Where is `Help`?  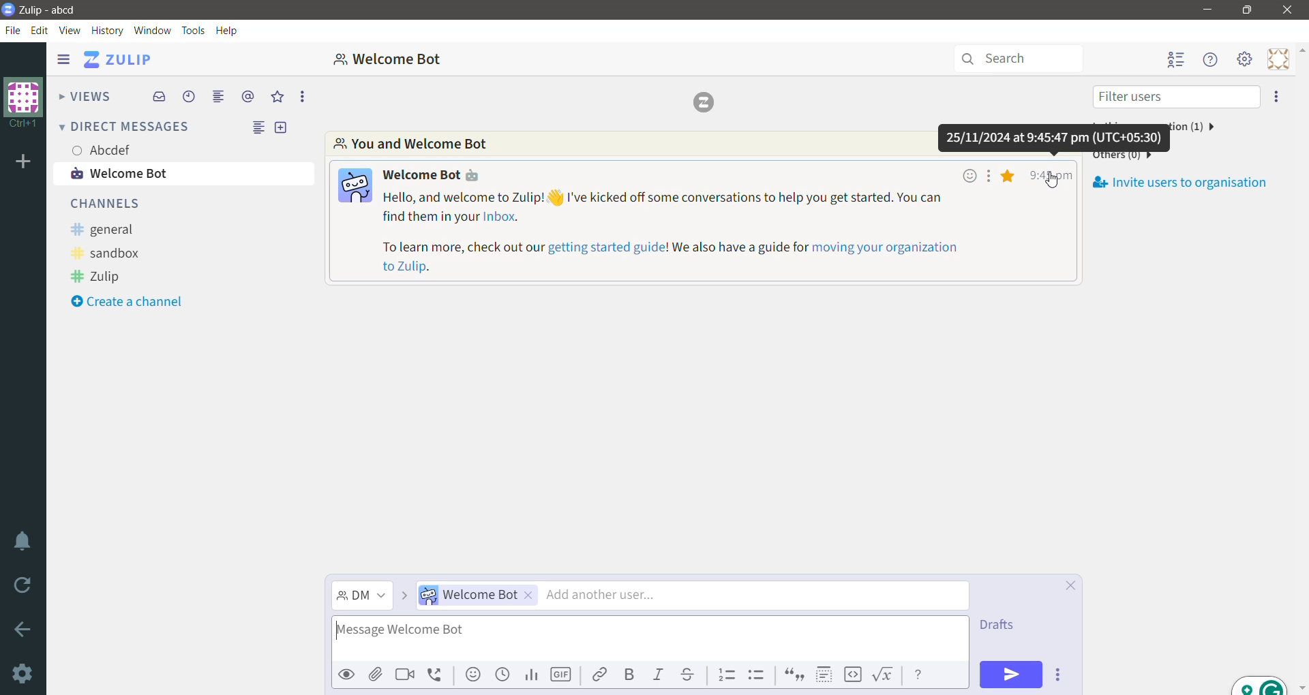 Help is located at coordinates (228, 29).